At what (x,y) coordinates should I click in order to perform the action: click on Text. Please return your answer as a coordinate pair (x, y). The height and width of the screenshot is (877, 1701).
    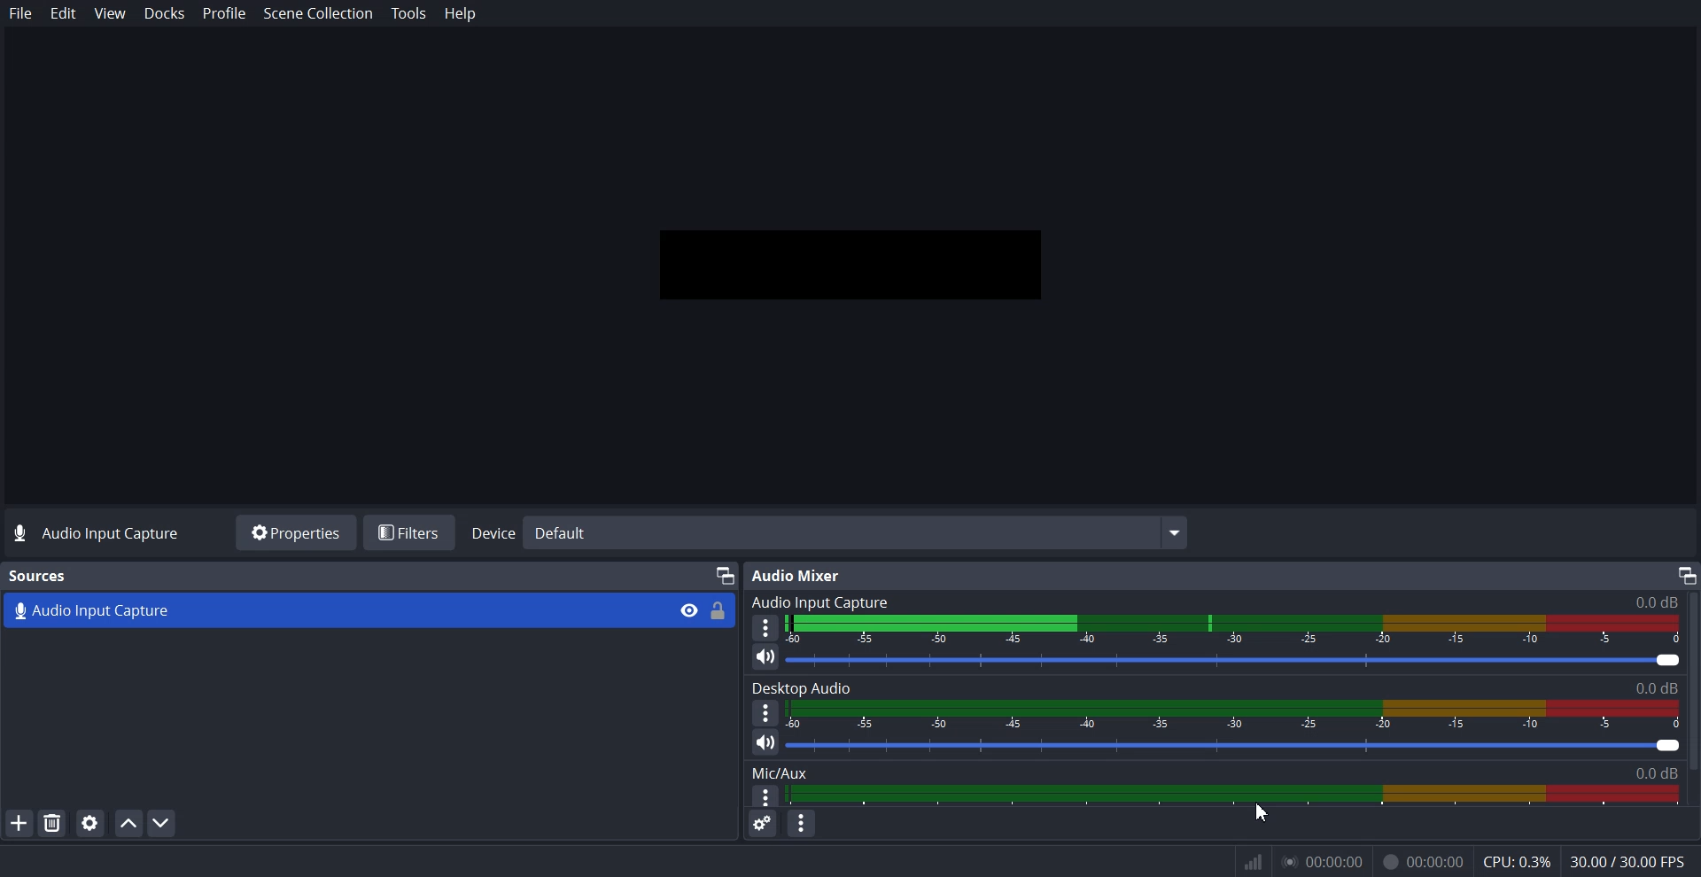
    Looking at the image, I should click on (39, 576).